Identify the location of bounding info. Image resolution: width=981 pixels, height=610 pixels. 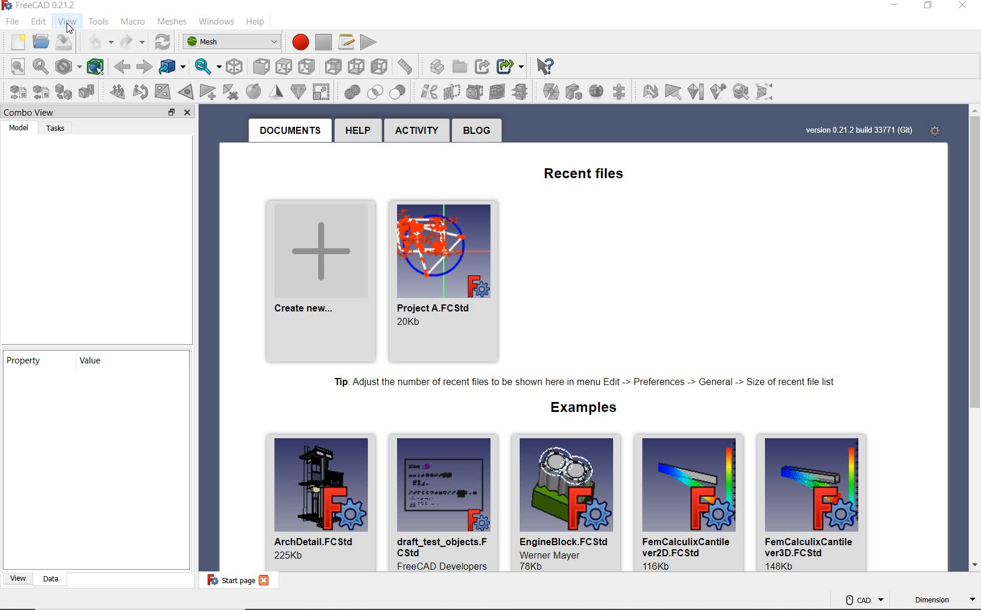
(767, 92).